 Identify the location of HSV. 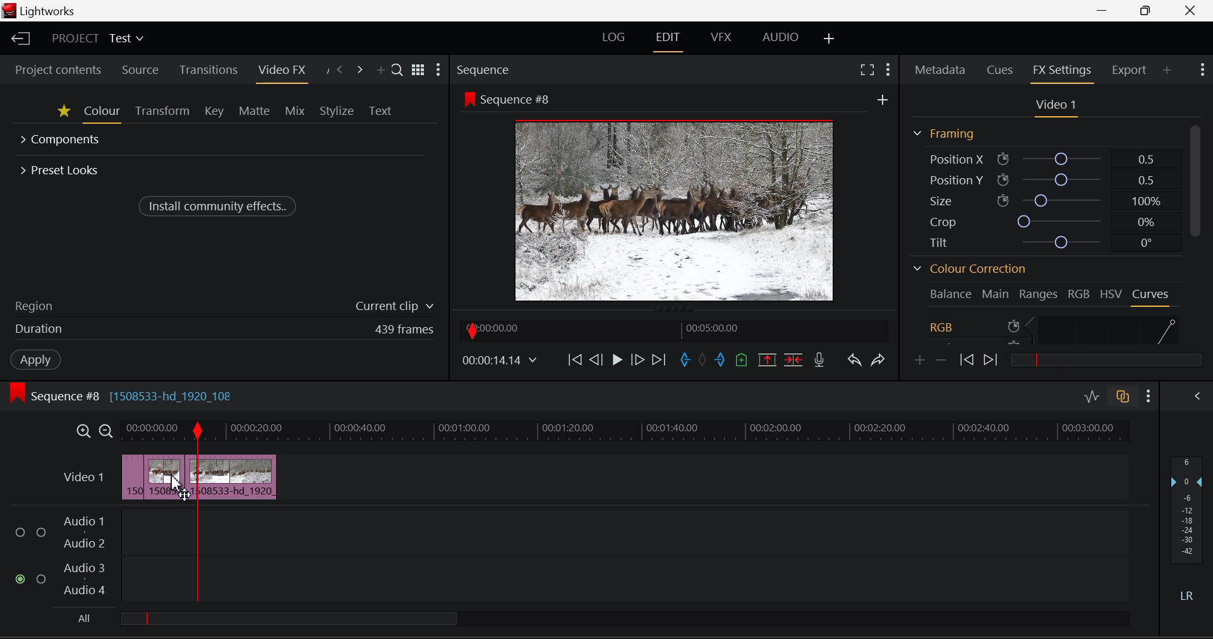
(1113, 292).